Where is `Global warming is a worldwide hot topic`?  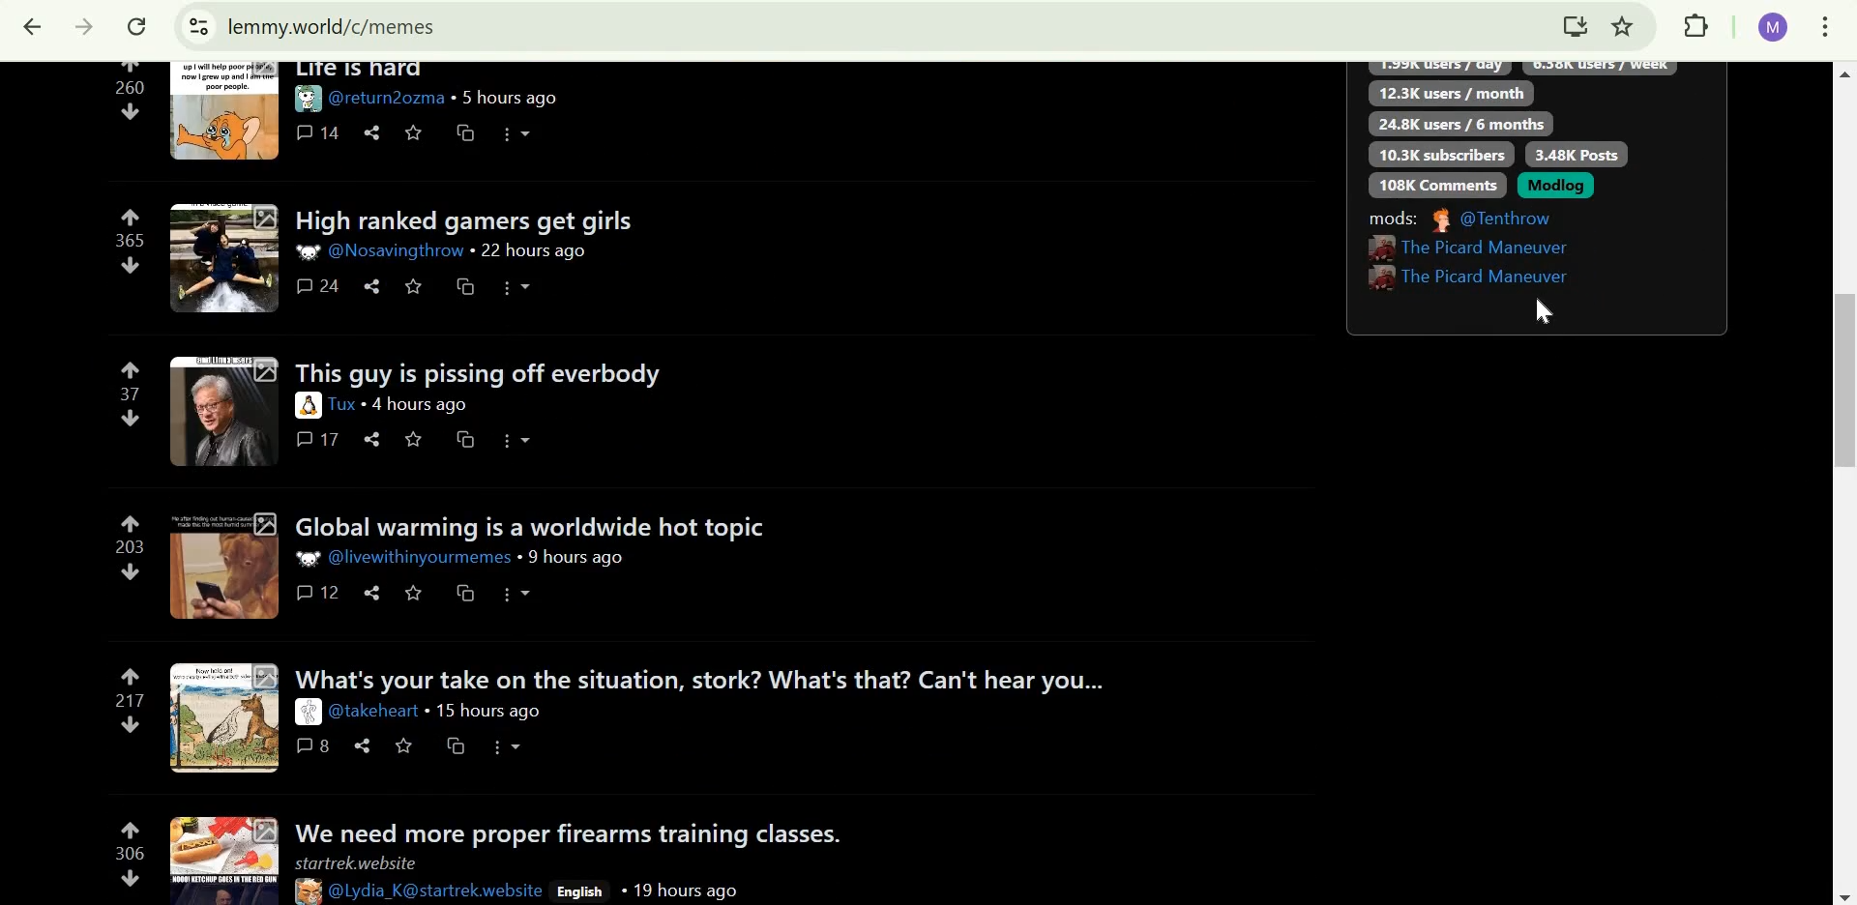
Global warming is a worldwide hot topic is located at coordinates (541, 525).